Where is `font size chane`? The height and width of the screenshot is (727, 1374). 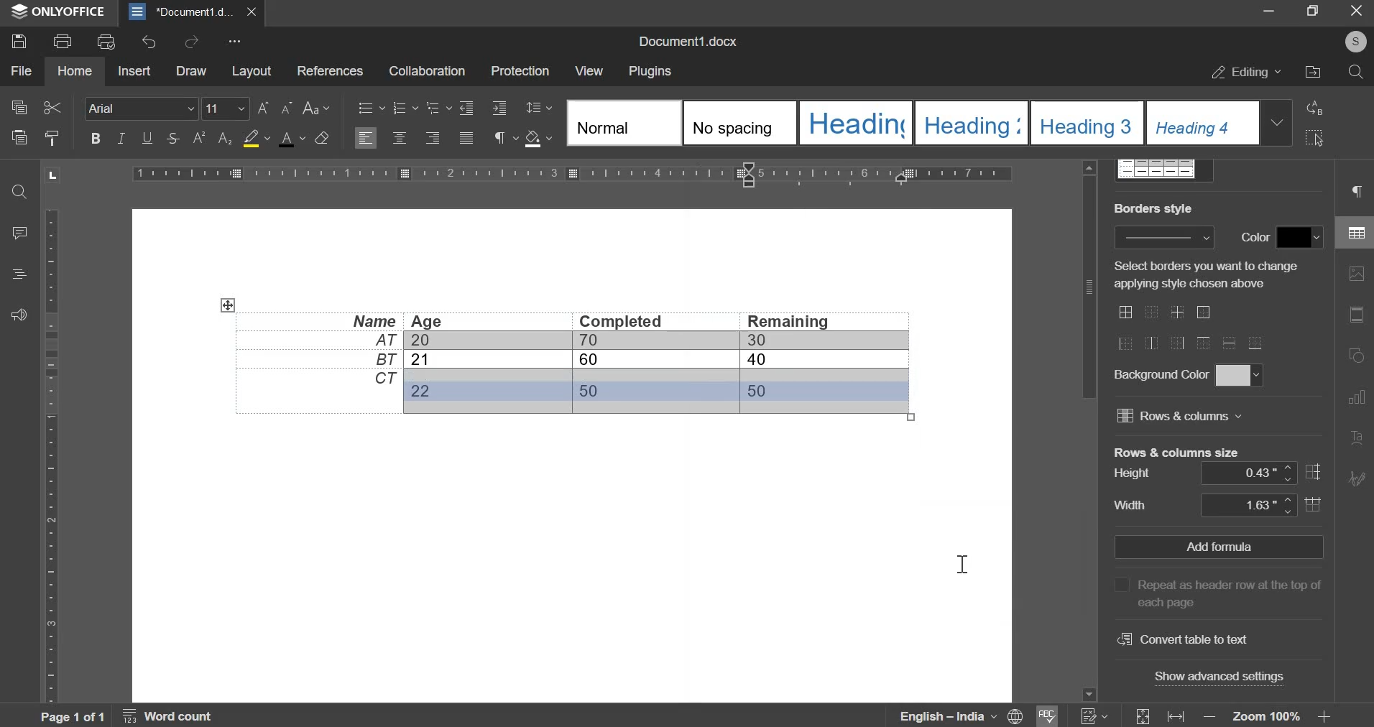
font size chane is located at coordinates (273, 106).